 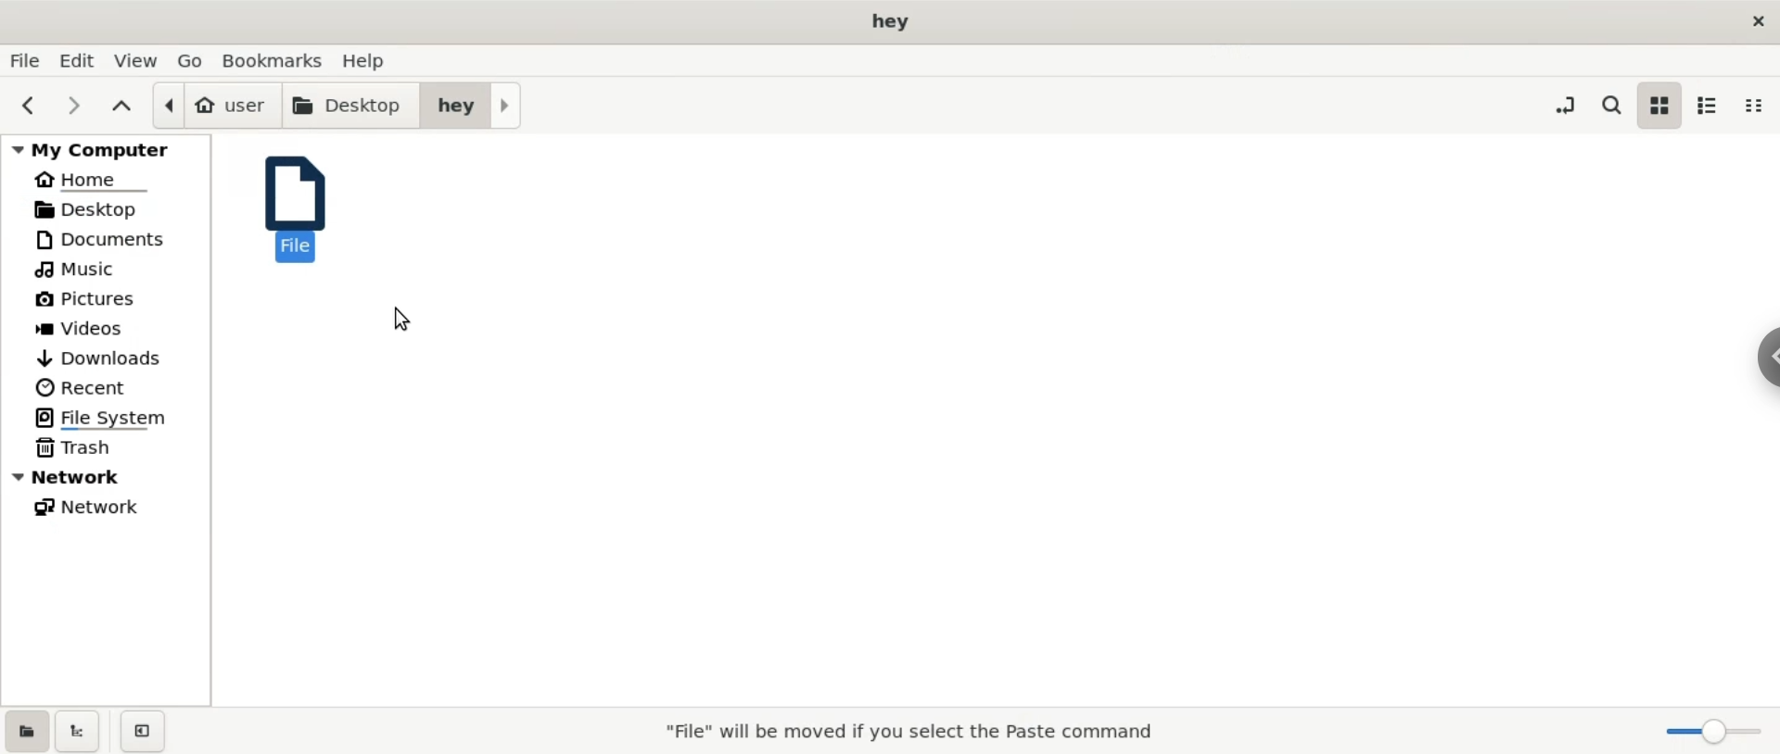 I want to click on desktop, so click(x=345, y=106).